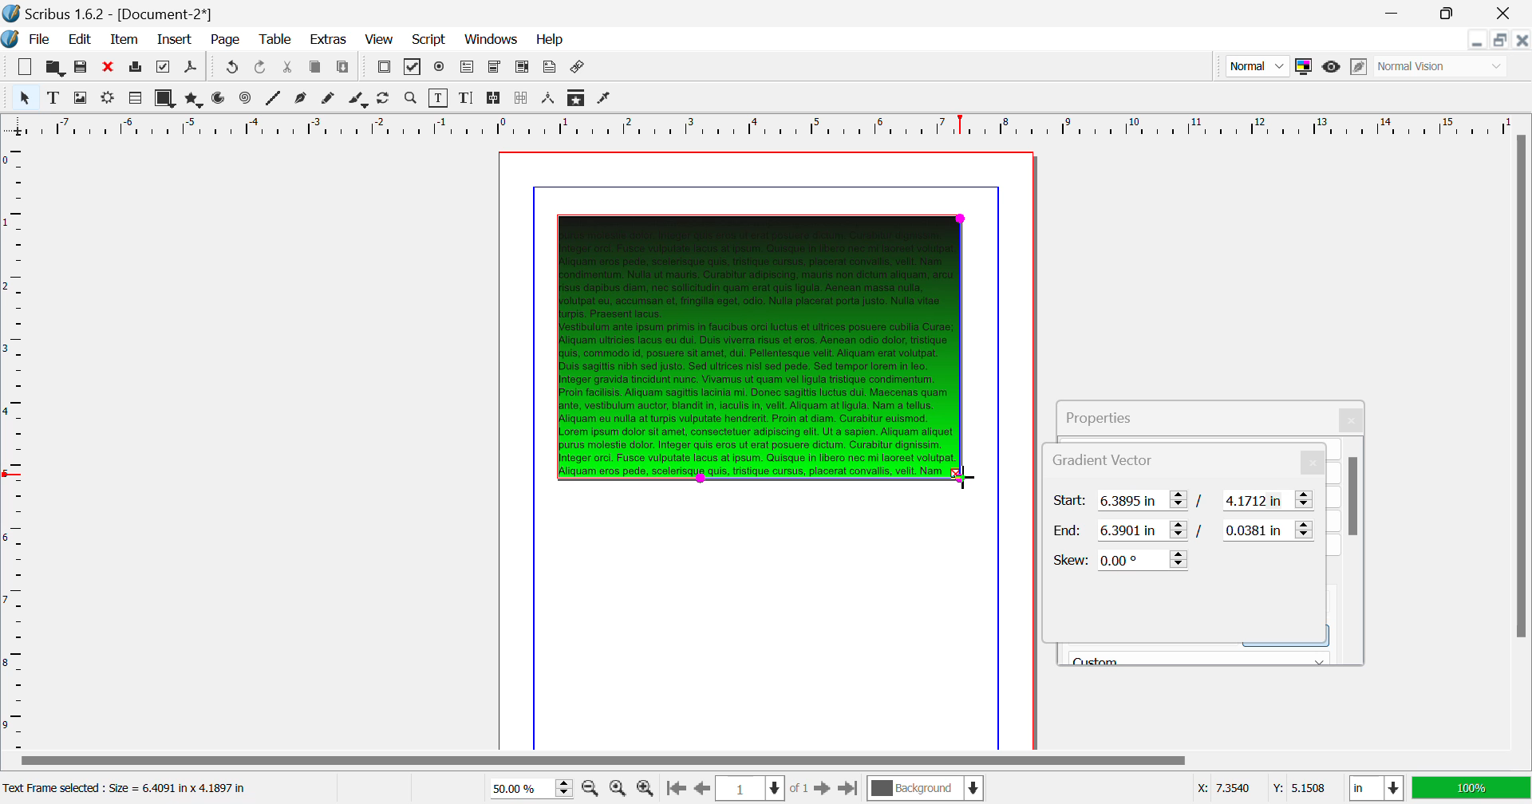  I want to click on Vertical Page Margin, so click(790, 124).